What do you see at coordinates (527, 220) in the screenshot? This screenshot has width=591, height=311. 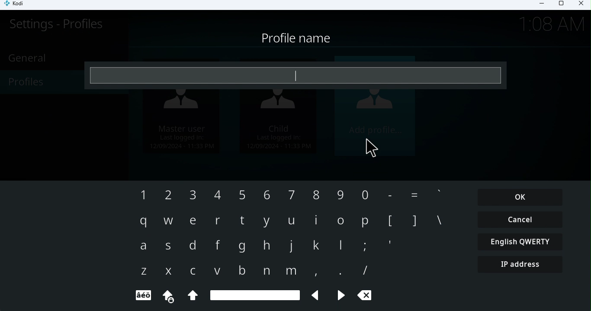 I see `cancel` at bounding box center [527, 220].